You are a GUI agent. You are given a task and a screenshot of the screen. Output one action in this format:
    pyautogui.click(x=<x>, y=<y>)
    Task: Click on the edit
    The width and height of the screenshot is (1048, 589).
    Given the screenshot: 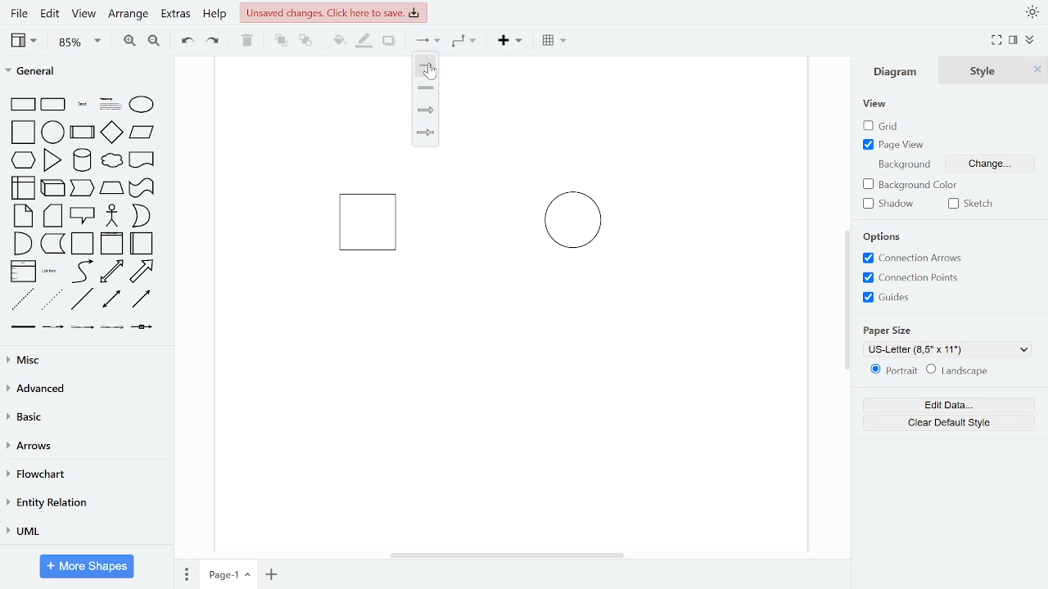 What is the action you would take?
    pyautogui.click(x=49, y=15)
    